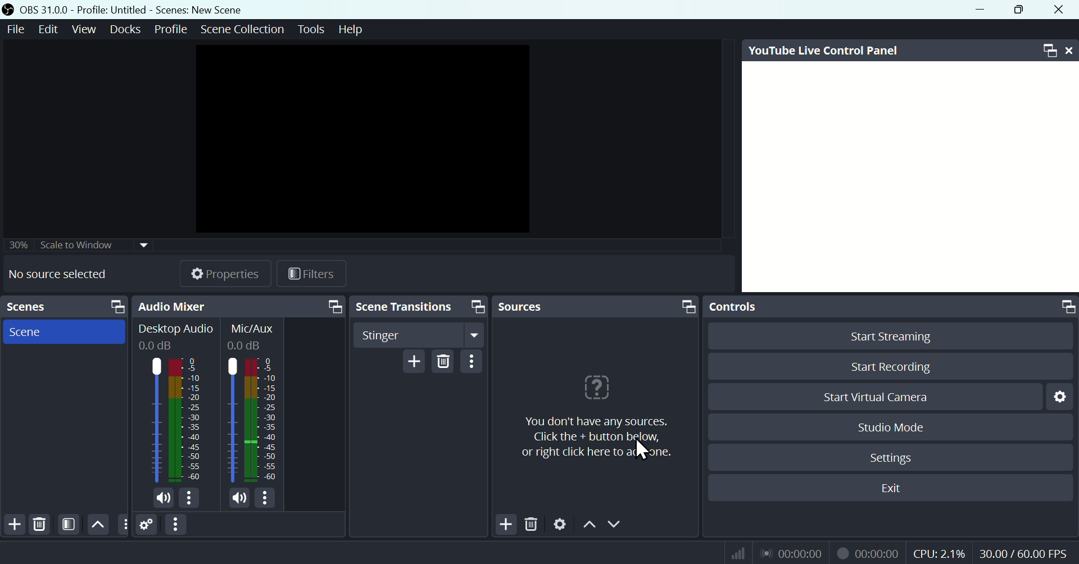 The height and width of the screenshot is (564, 1079). Describe the element at coordinates (215, 273) in the screenshot. I see `Properties` at that location.